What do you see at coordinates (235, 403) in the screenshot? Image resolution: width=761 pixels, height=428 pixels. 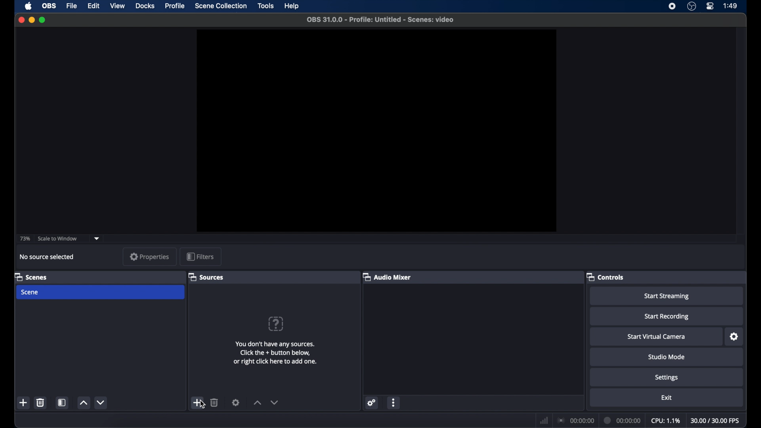 I see `settings` at bounding box center [235, 403].